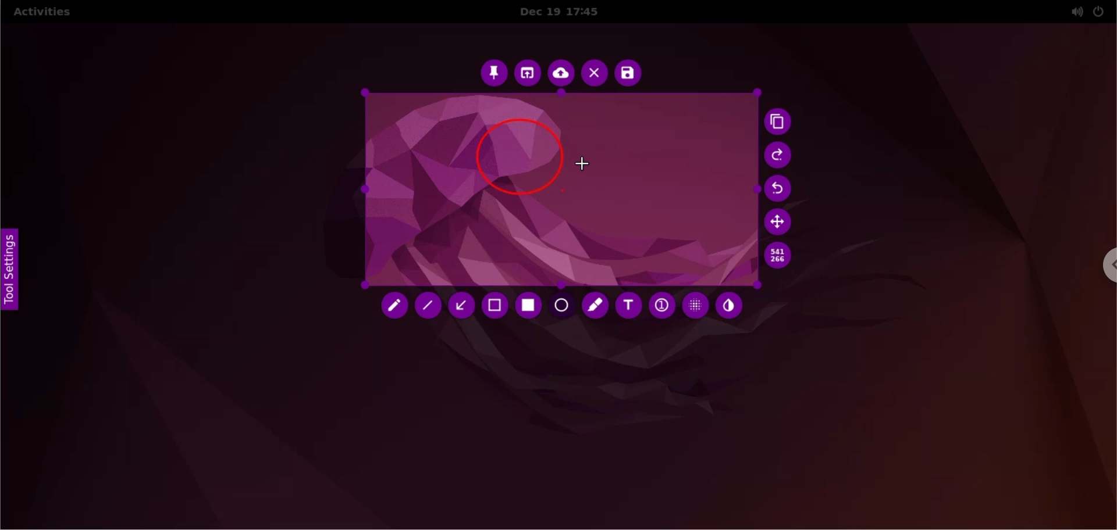  Describe the element at coordinates (781, 123) in the screenshot. I see `copy to clipboard` at that location.